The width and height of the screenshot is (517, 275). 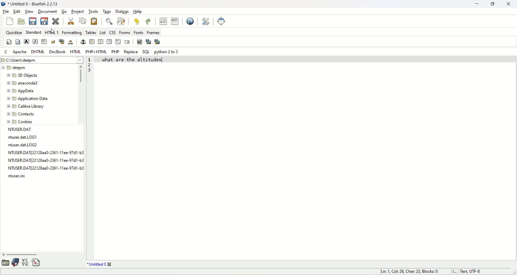 I want to click on edit, so click(x=16, y=12).